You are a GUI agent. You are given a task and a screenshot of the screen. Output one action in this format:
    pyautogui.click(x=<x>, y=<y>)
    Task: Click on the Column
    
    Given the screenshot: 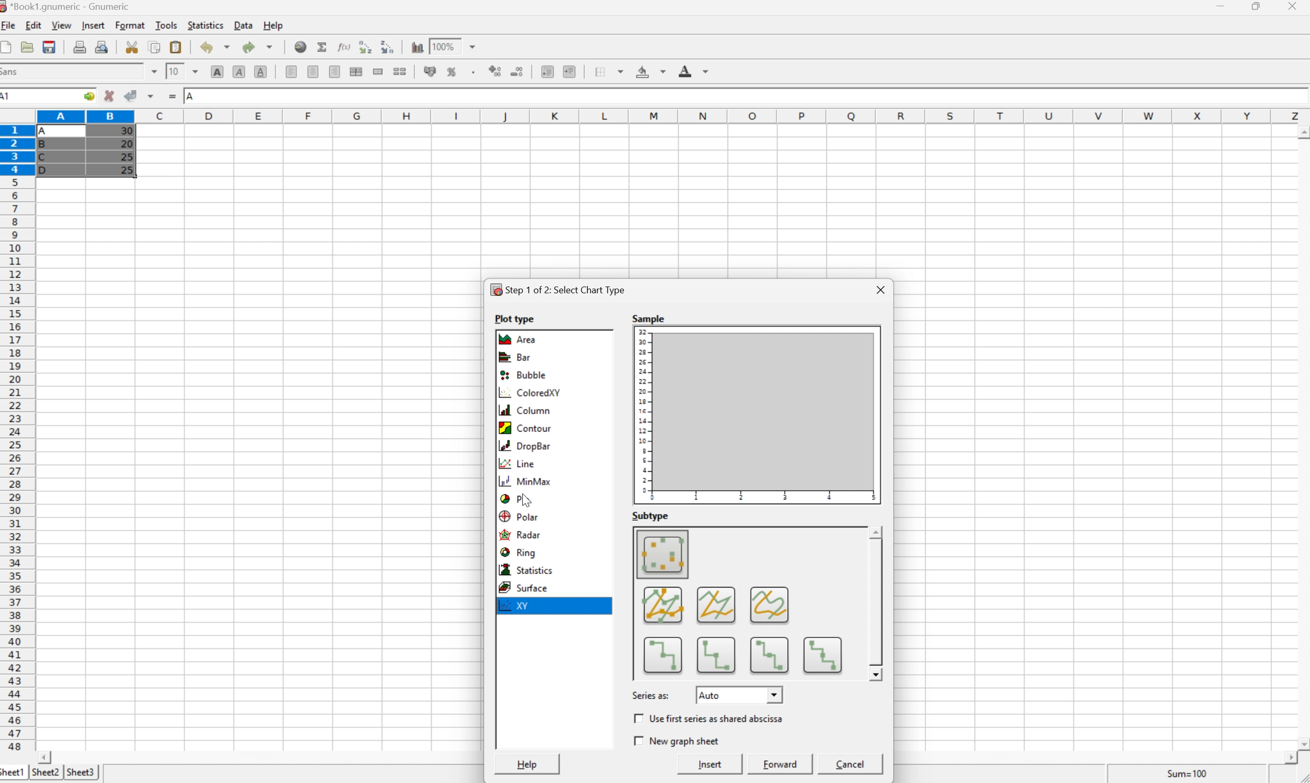 What is the action you would take?
    pyautogui.click(x=522, y=410)
    